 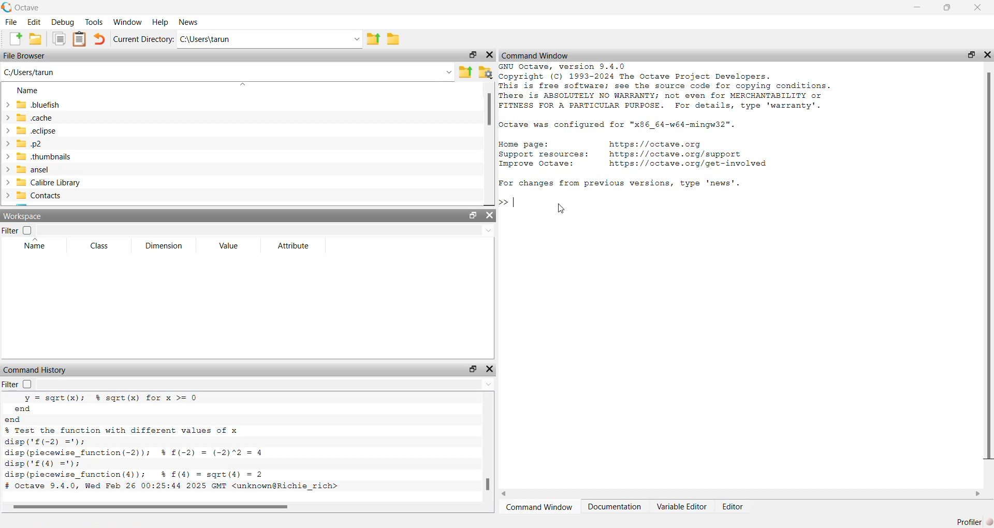 What do you see at coordinates (485, 71) in the screenshot?
I see `Browse your files` at bounding box center [485, 71].